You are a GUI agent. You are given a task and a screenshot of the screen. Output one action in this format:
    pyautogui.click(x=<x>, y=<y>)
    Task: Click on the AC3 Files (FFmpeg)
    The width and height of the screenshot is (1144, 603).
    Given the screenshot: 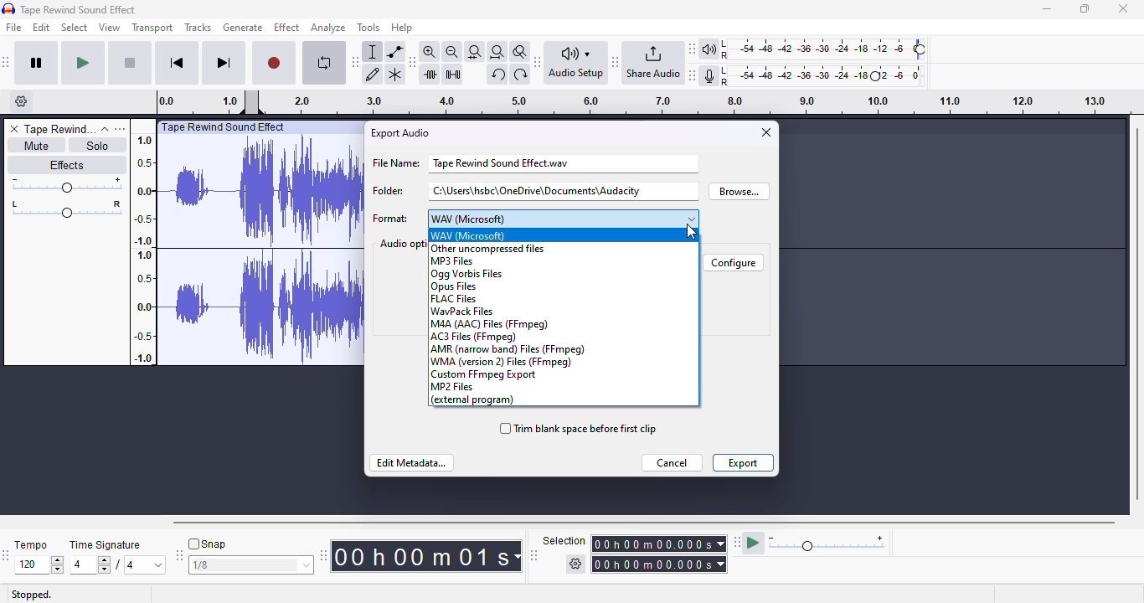 What is the action you would take?
    pyautogui.click(x=474, y=338)
    